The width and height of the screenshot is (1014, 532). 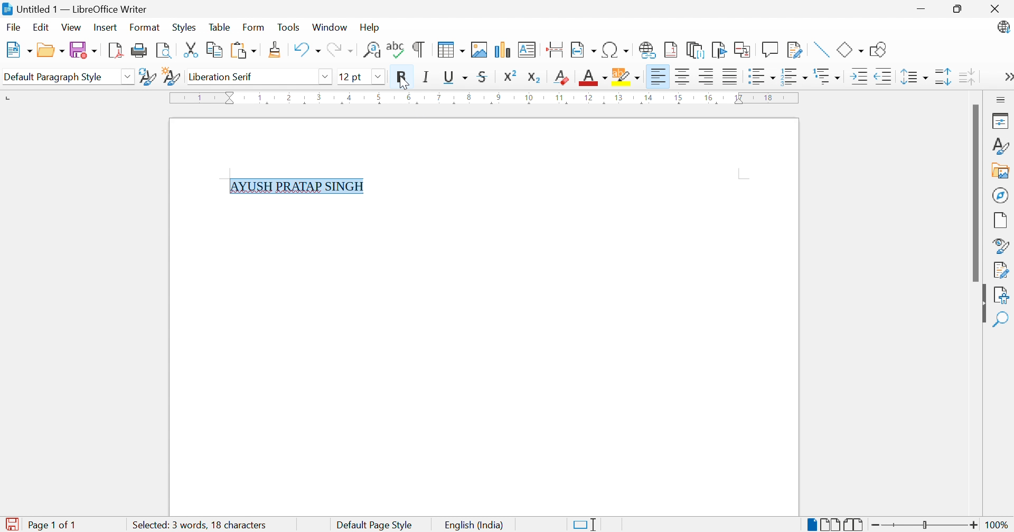 What do you see at coordinates (876, 524) in the screenshot?
I see `Zoom Out` at bounding box center [876, 524].